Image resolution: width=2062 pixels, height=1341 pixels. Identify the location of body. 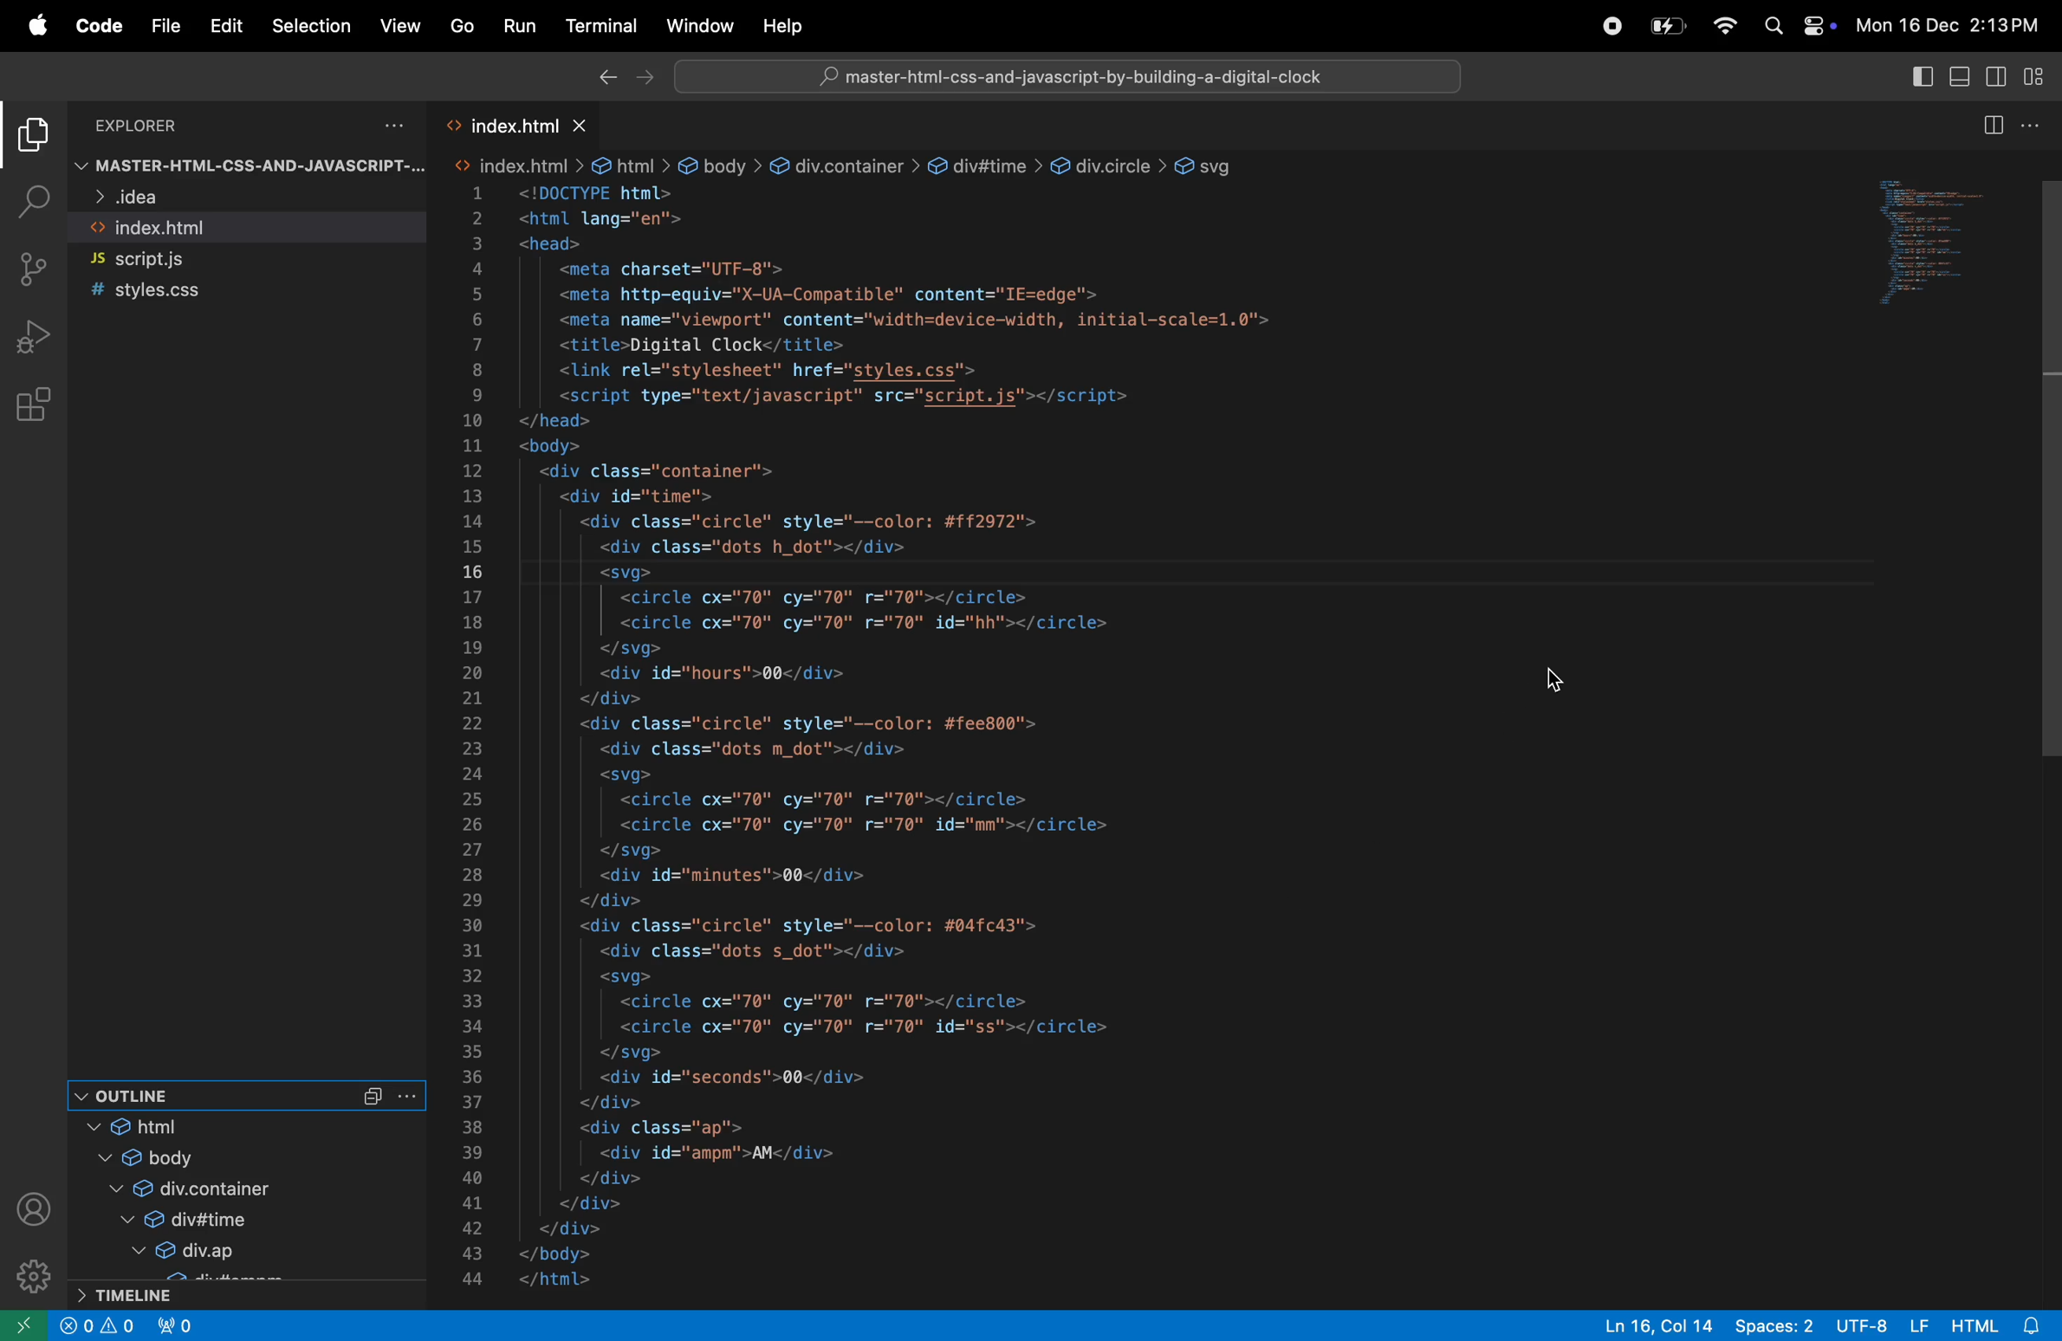
(721, 168).